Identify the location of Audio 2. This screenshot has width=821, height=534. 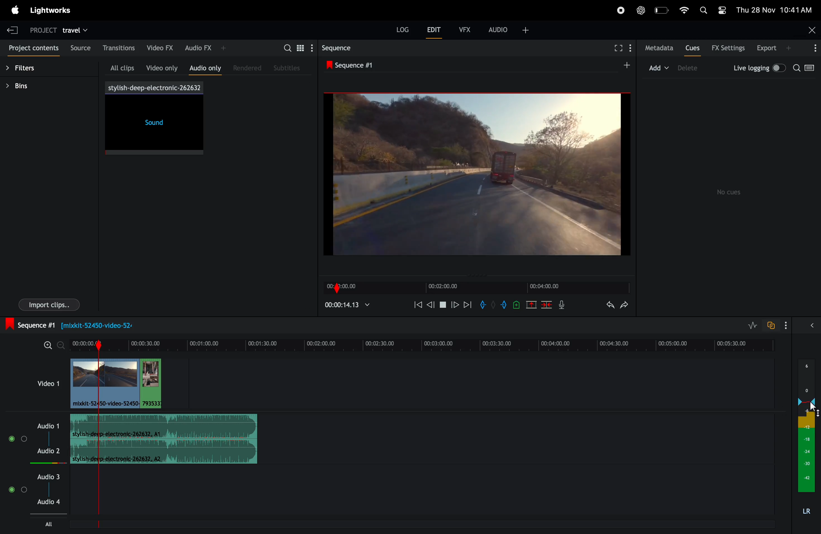
(50, 452).